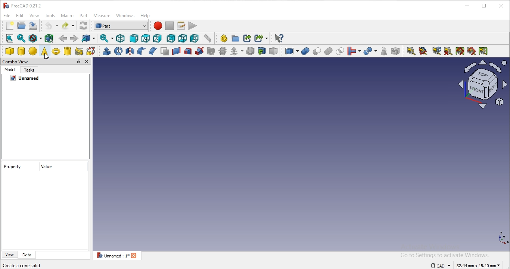 Image resolution: width=510 pixels, height=269 pixels. I want to click on cube, so click(9, 51).